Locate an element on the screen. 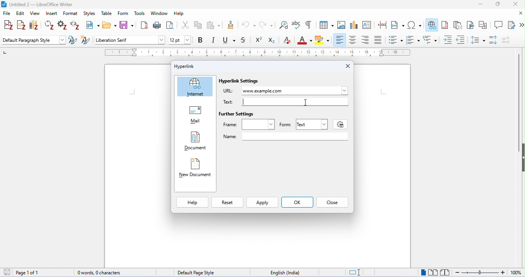 This screenshot has width=525, height=277. close document is located at coordinates (520, 13).